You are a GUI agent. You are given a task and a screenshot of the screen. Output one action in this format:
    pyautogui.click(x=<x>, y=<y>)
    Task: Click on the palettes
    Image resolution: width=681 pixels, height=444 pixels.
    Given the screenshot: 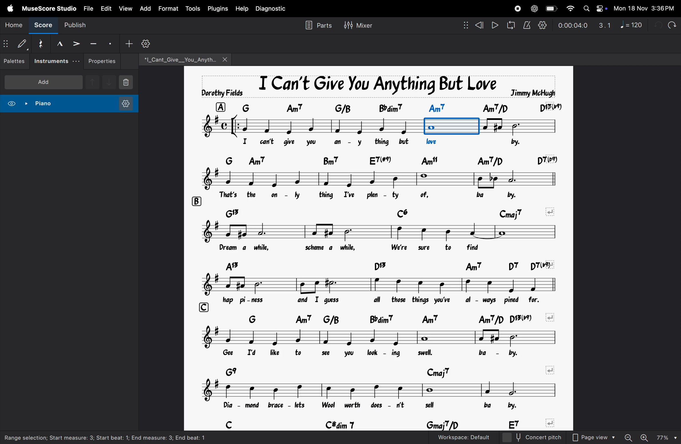 What is the action you would take?
    pyautogui.click(x=15, y=61)
    